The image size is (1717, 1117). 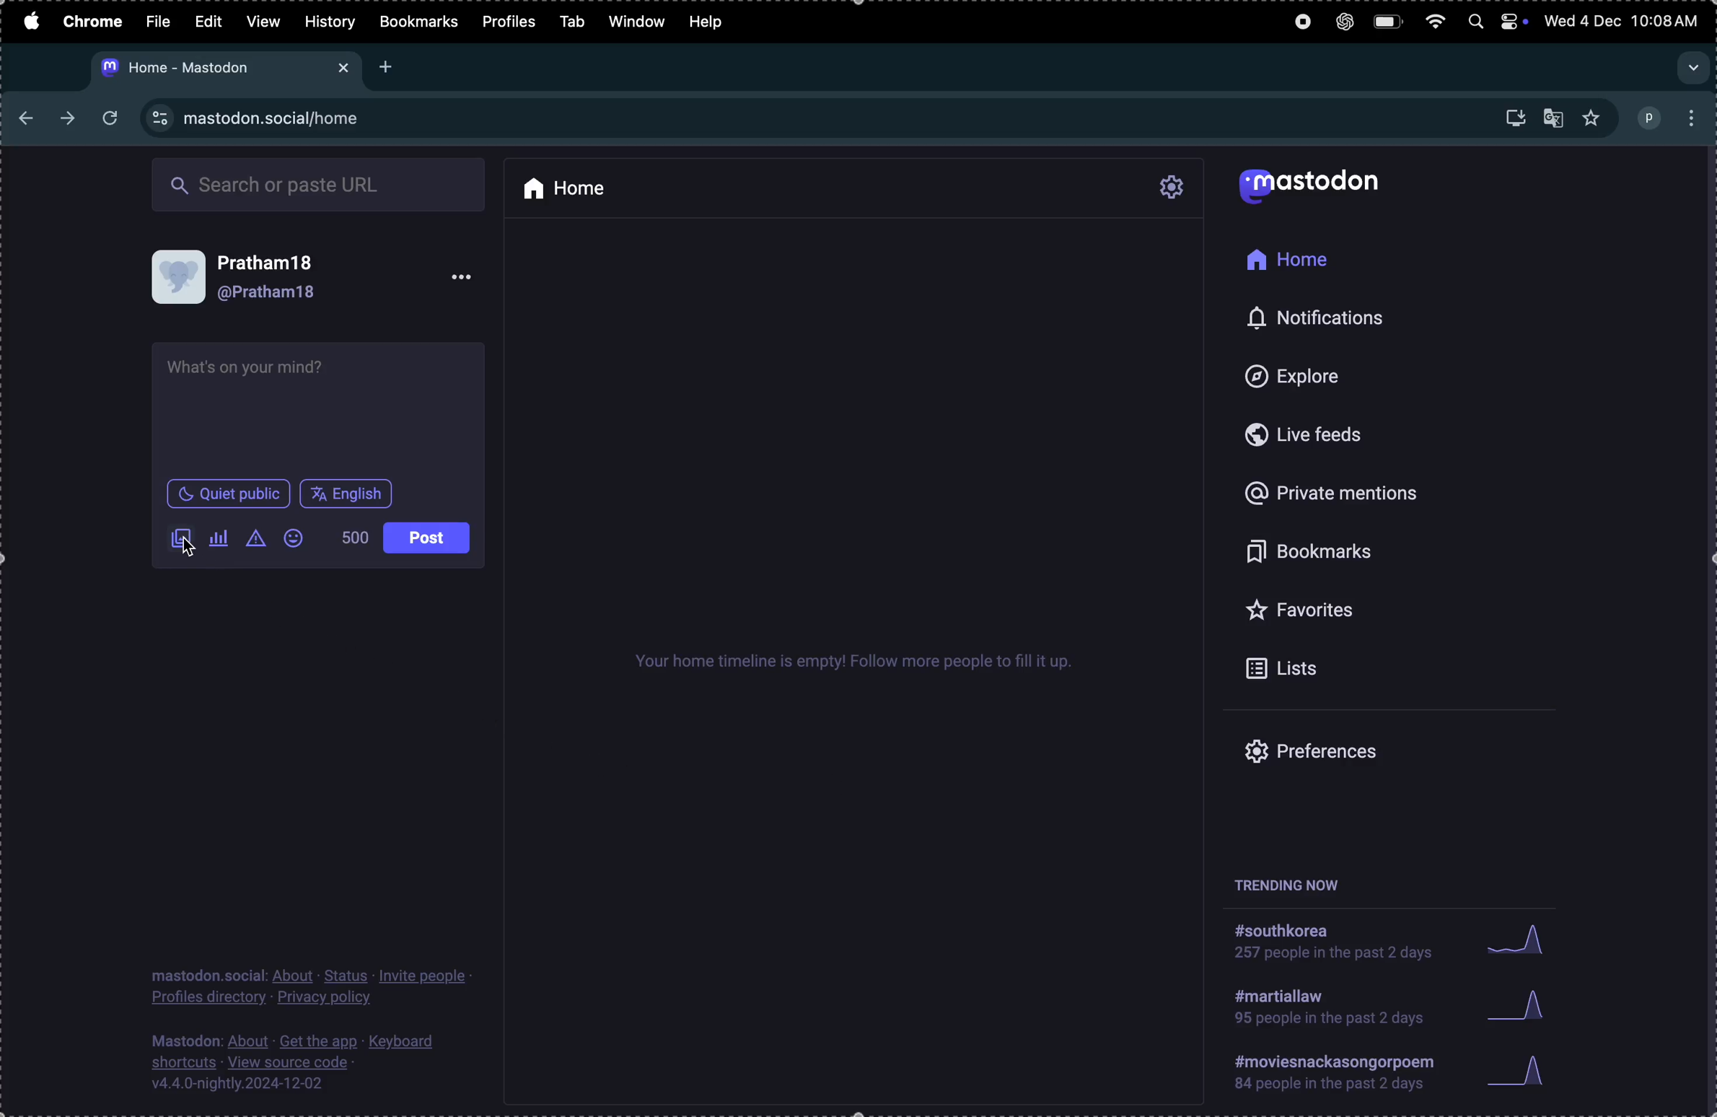 What do you see at coordinates (329, 22) in the screenshot?
I see `History` at bounding box center [329, 22].